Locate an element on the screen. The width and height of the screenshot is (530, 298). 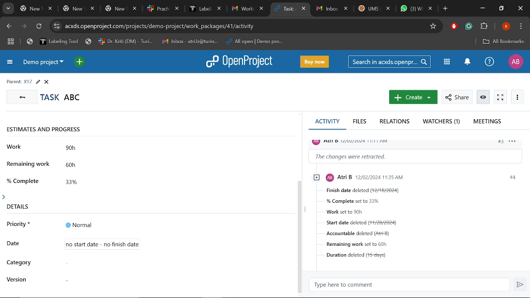
90h is located at coordinates (84, 149).